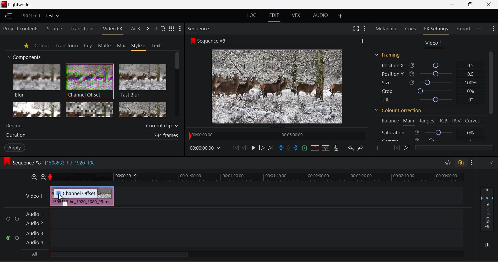  What do you see at coordinates (90, 109) in the screenshot?
I see `Mosaic` at bounding box center [90, 109].